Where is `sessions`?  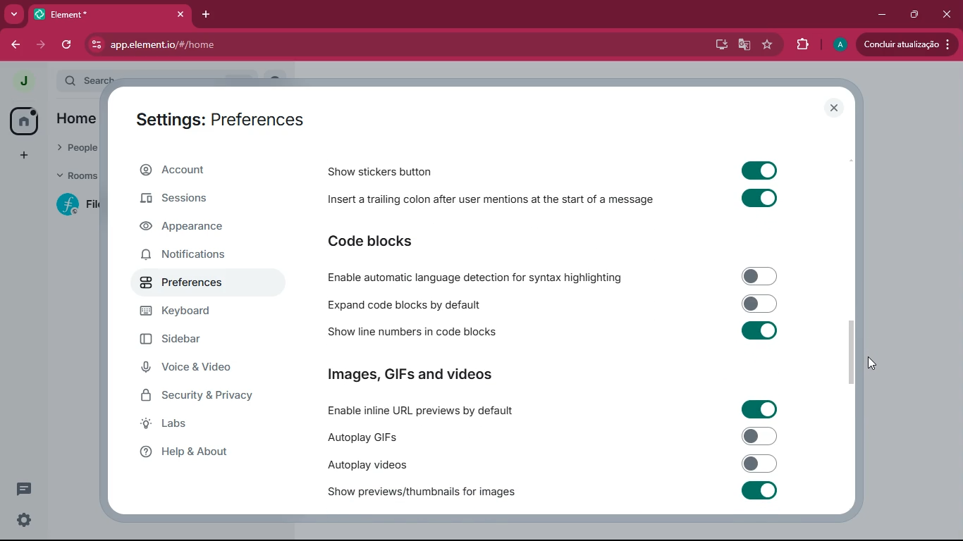 sessions is located at coordinates (192, 200).